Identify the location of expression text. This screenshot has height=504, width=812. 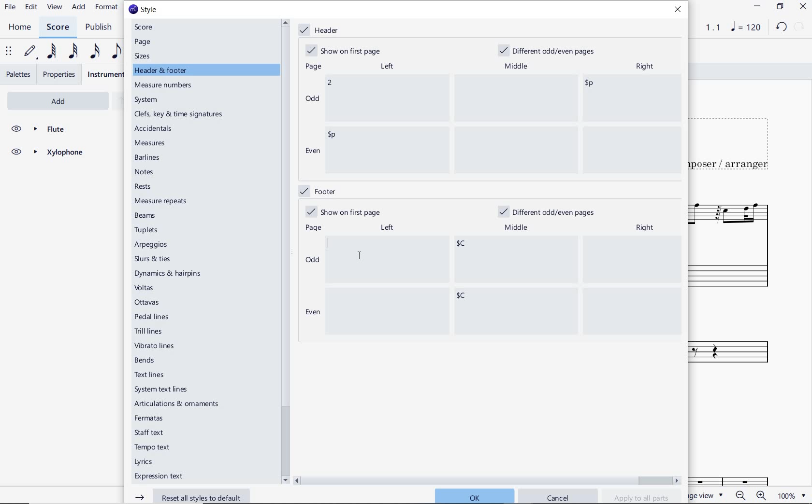
(160, 477).